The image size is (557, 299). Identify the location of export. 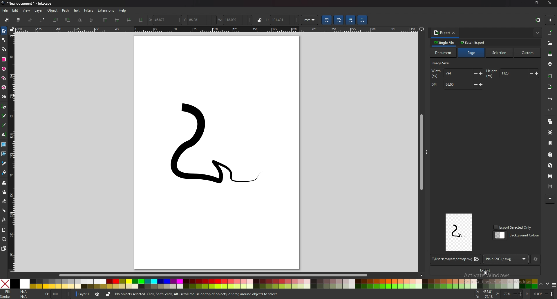
(484, 271).